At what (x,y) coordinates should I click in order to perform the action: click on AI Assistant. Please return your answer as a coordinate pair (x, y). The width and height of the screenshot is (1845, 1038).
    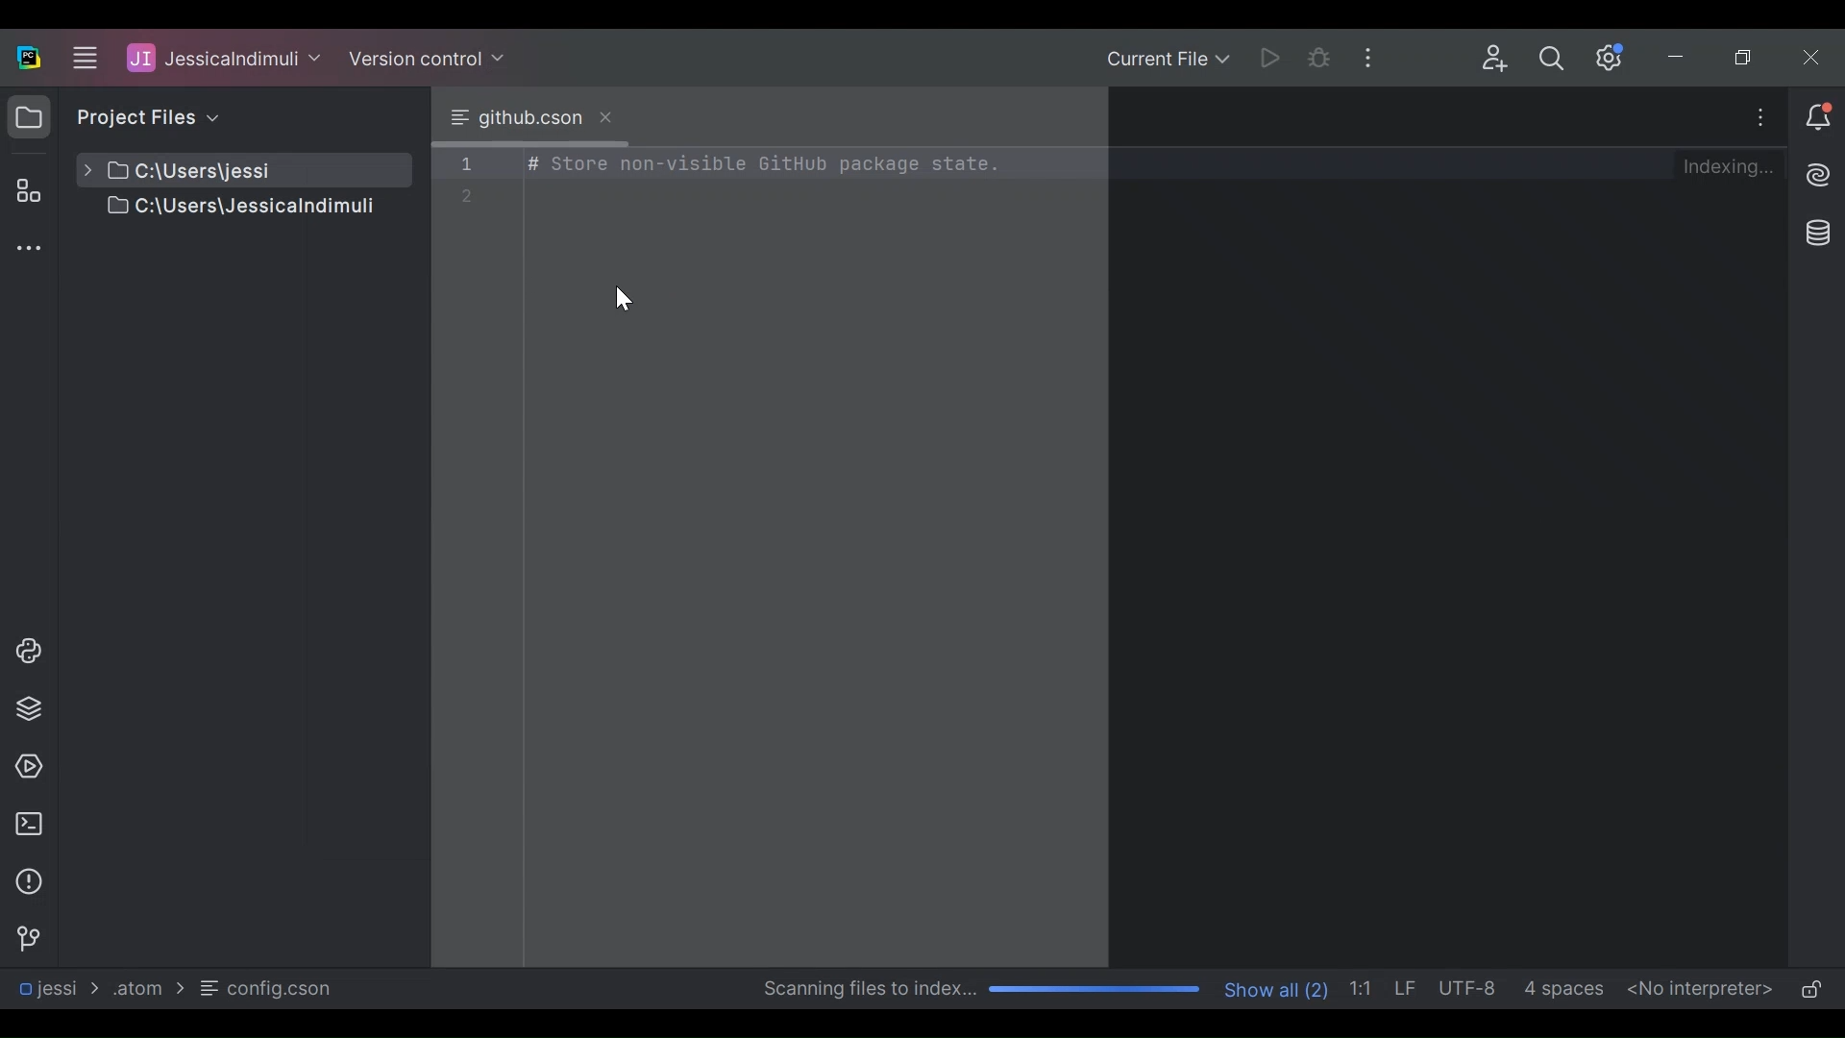
    Looking at the image, I should click on (1817, 175).